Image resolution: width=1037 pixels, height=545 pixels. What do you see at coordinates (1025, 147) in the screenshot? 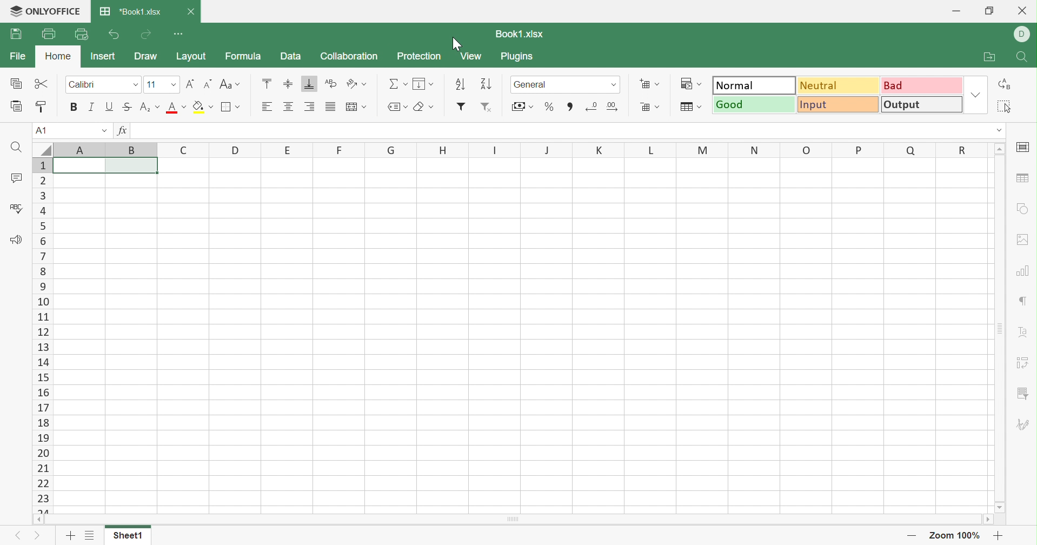
I see `cell settings` at bounding box center [1025, 147].